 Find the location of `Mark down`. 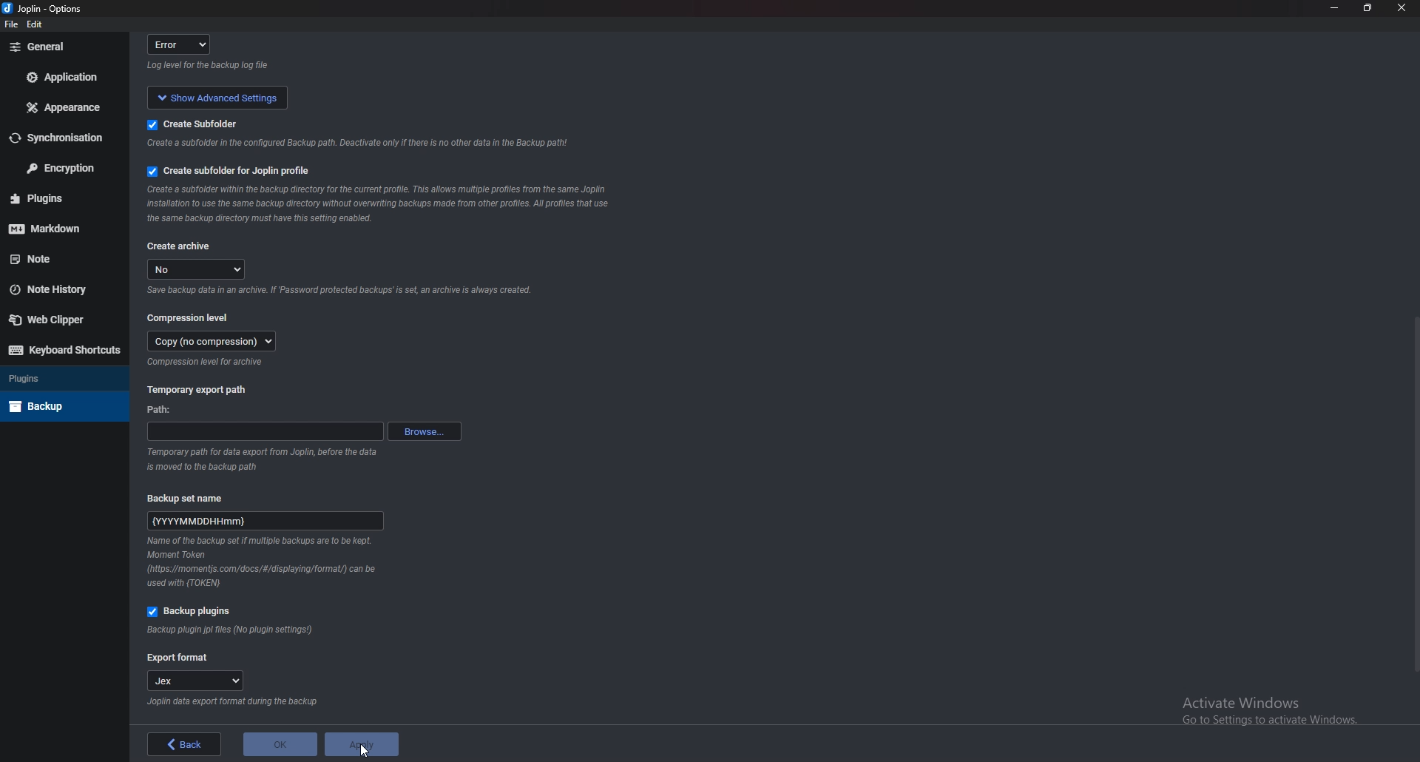

Mark down is located at coordinates (55, 226).